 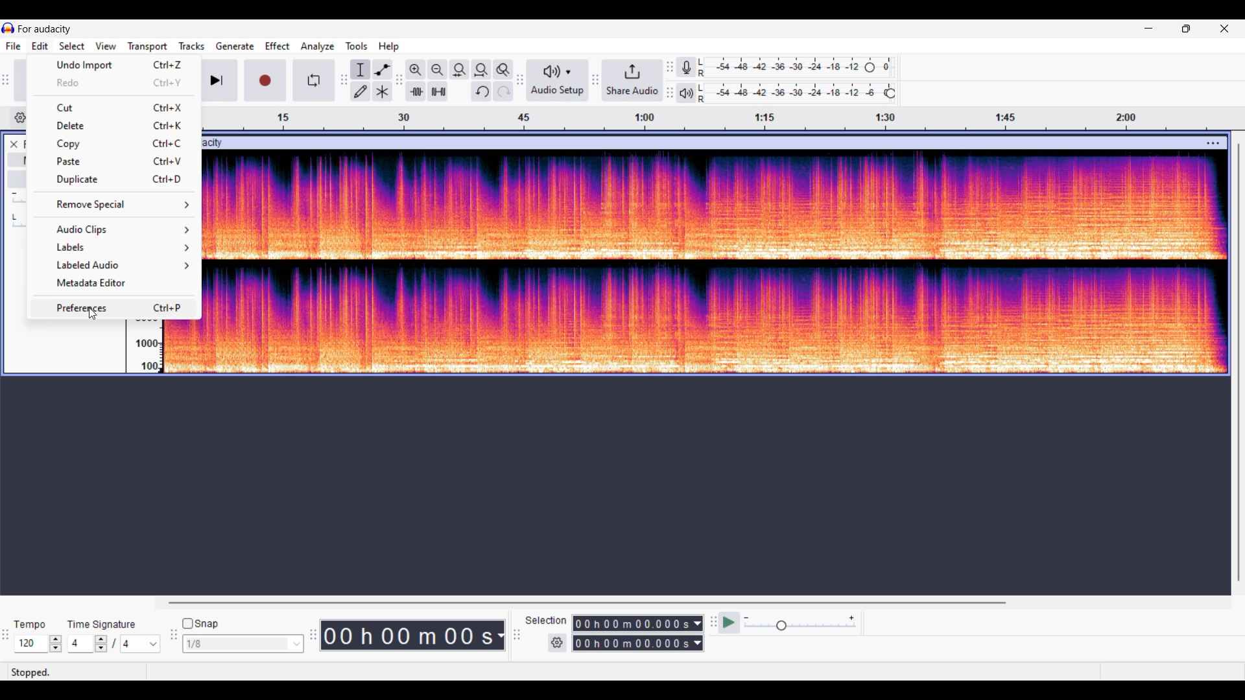 What do you see at coordinates (102, 625) in the screenshot?
I see `Indicates time signature settings ` at bounding box center [102, 625].